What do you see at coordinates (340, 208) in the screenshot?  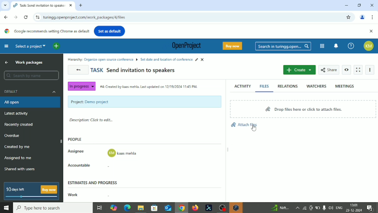 I see `Language` at bounding box center [340, 208].